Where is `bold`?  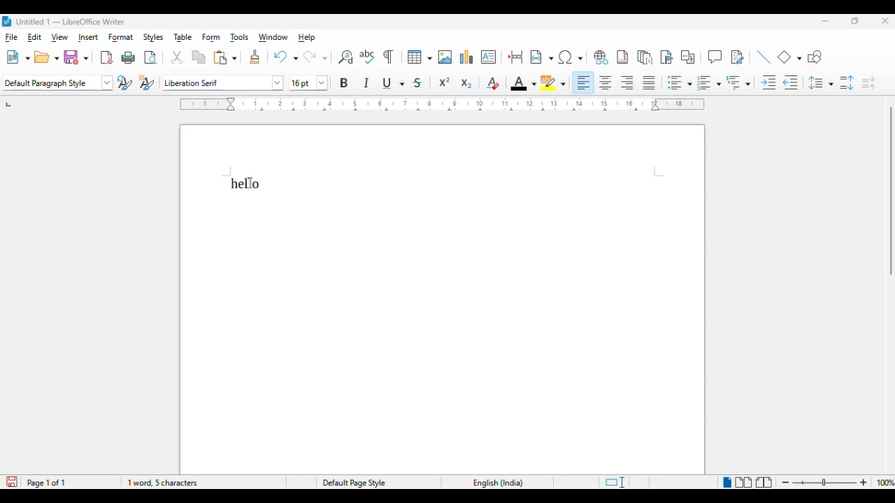
bold is located at coordinates (345, 82).